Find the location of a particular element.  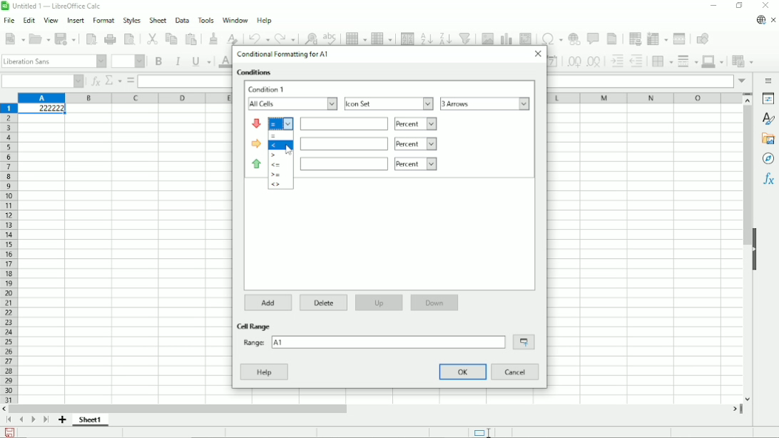

Row headings is located at coordinates (9, 253).